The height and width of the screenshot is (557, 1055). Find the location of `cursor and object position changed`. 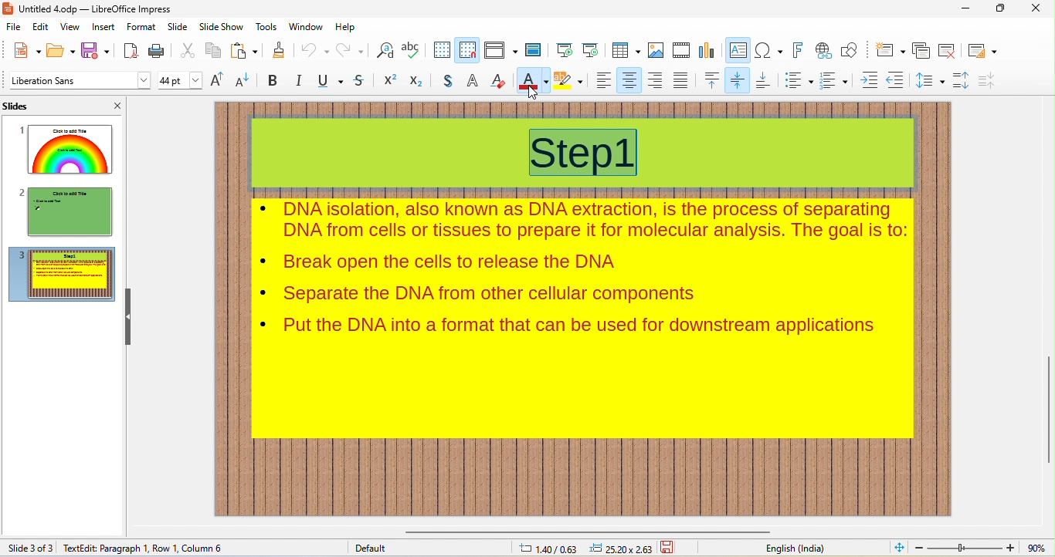

cursor and object position changed is located at coordinates (585, 549).